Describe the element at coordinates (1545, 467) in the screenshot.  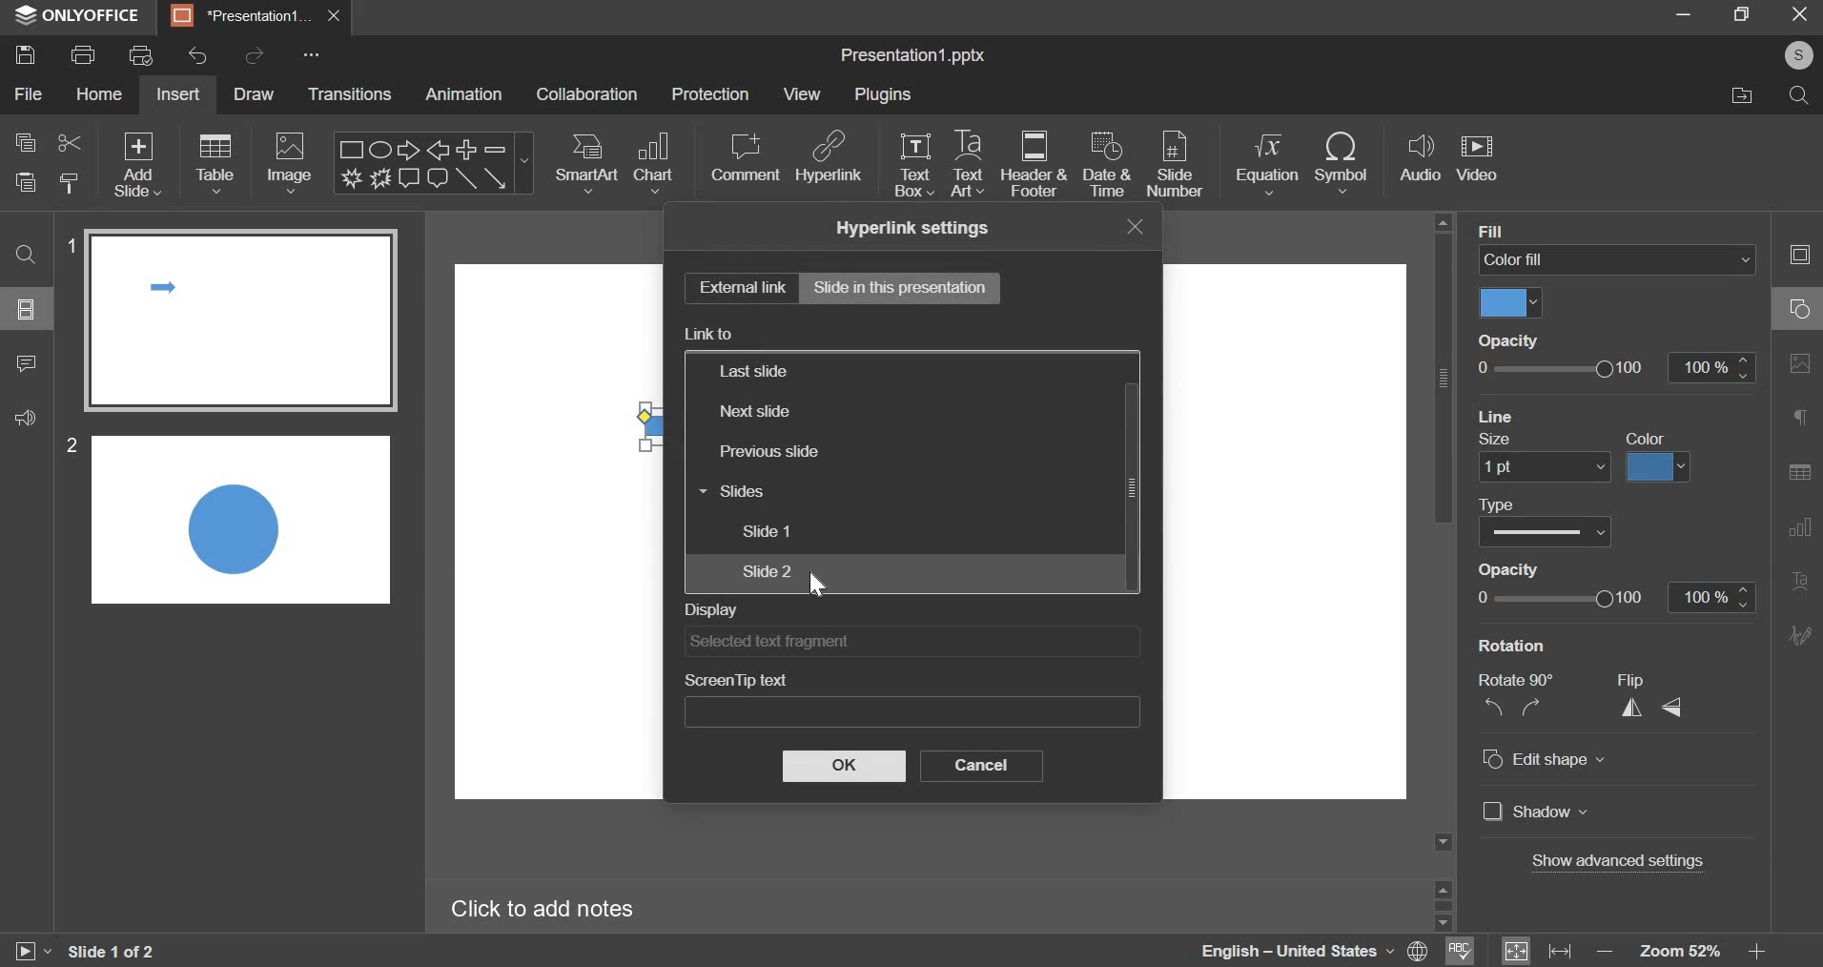
I see `set size` at that location.